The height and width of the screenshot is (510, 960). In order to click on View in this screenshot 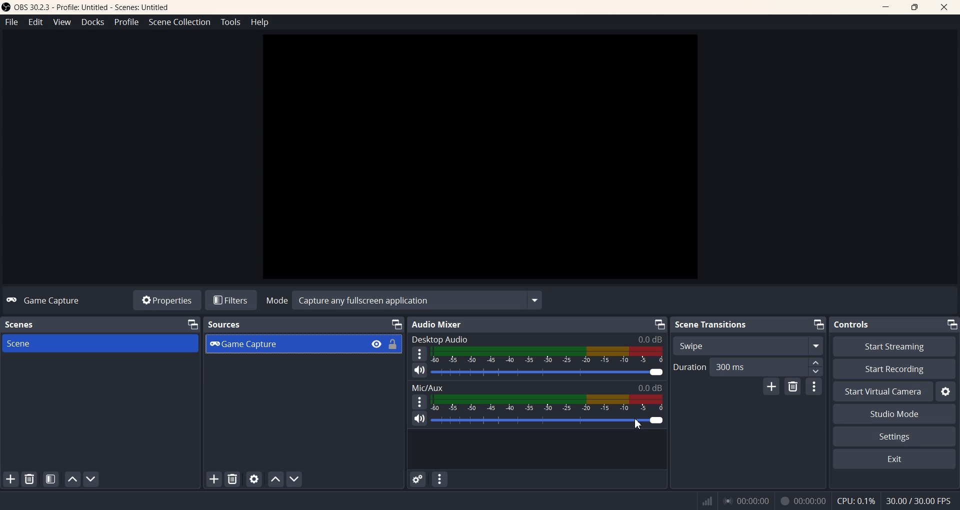, I will do `click(62, 22)`.